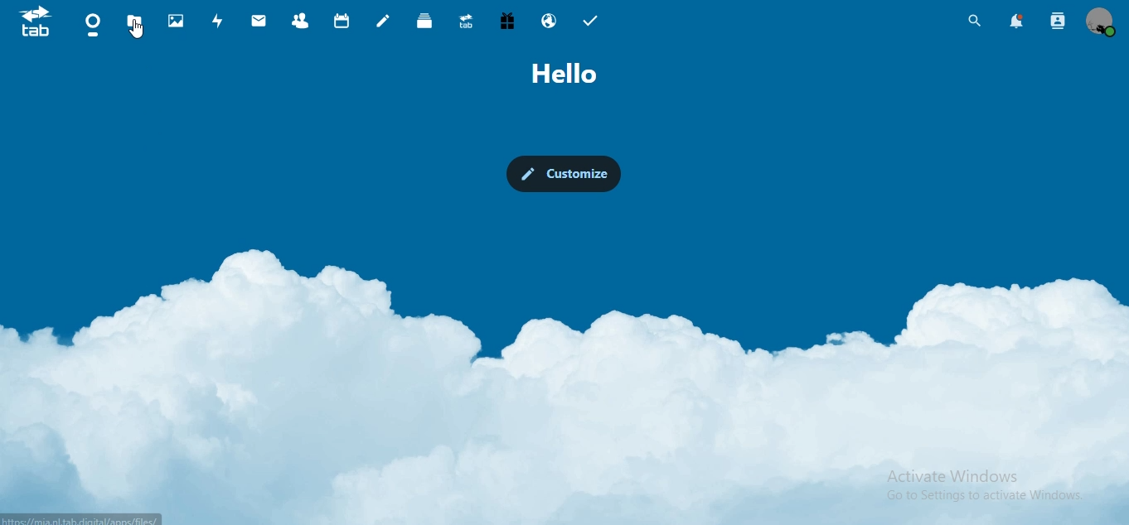  What do you see at coordinates (220, 22) in the screenshot?
I see `activity` at bounding box center [220, 22].